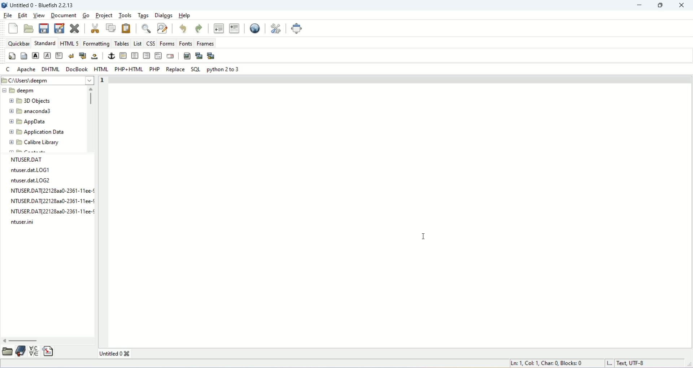  I want to click on close current file, so click(75, 27).